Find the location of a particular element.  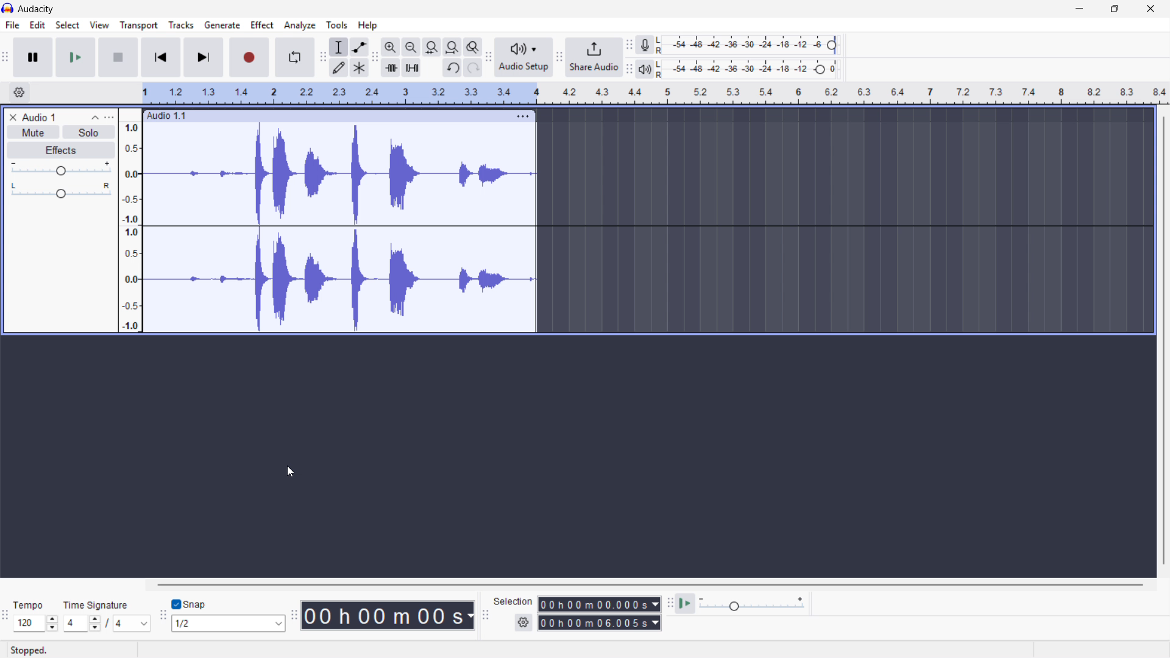

Remove track  is located at coordinates (13, 118).